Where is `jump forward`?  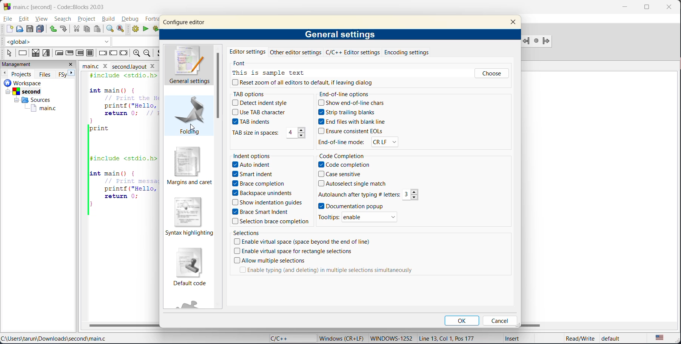
jump forward is located at coordinates (548, 41).